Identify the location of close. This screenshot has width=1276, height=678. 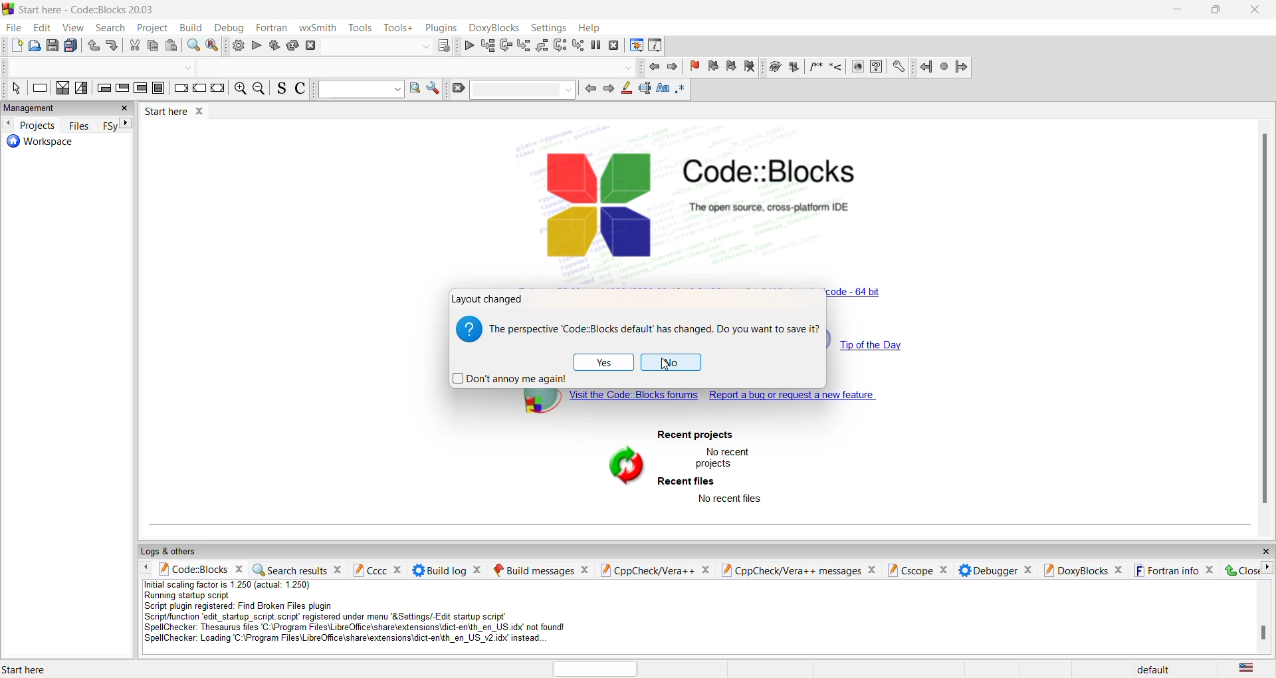
(1120, 570).